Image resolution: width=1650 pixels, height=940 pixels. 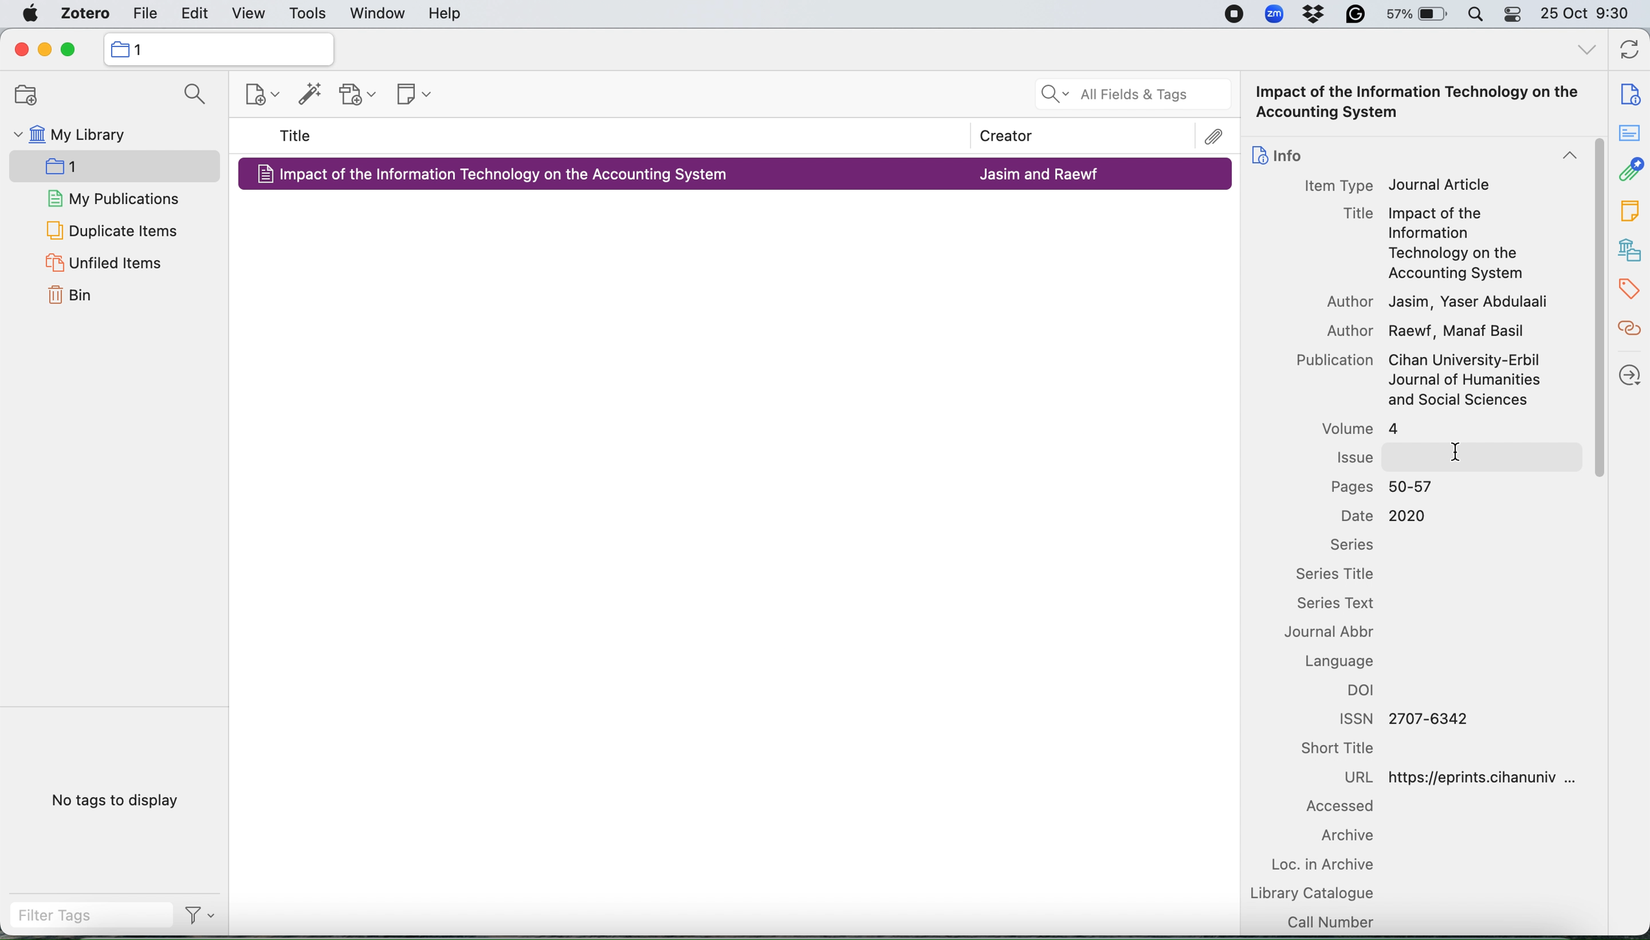 What do you see at coordinates (1192, 137) in the screenshot?
I see `creator` at bounding box center [1192, 137].